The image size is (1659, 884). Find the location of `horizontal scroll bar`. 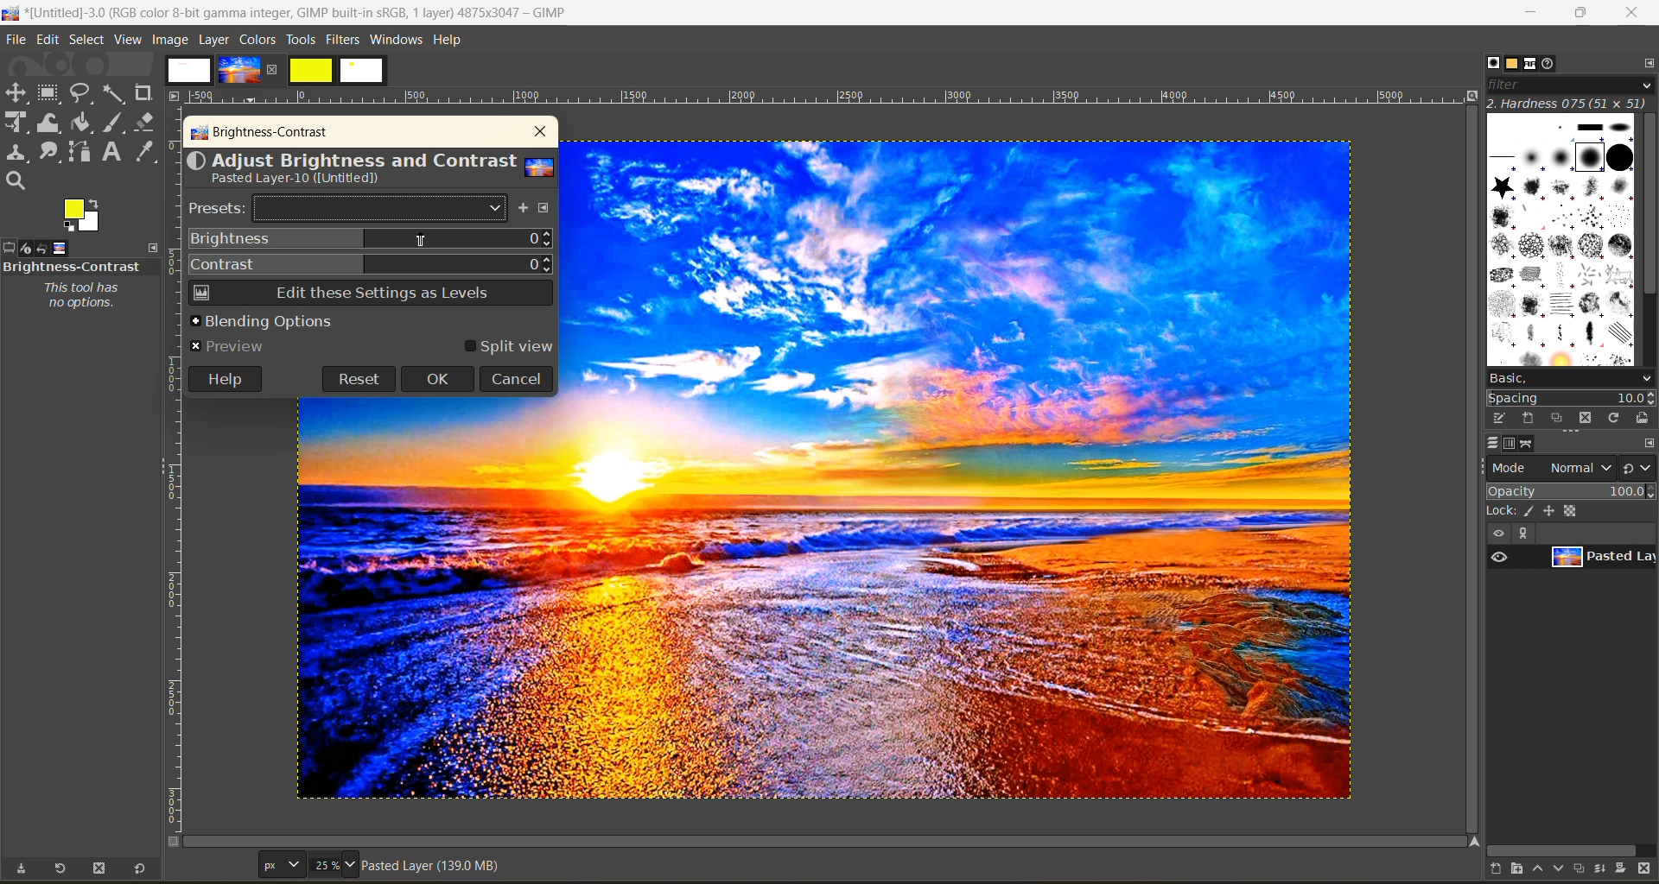

horizontal scroll bar is located at coordinates (1566, 850).